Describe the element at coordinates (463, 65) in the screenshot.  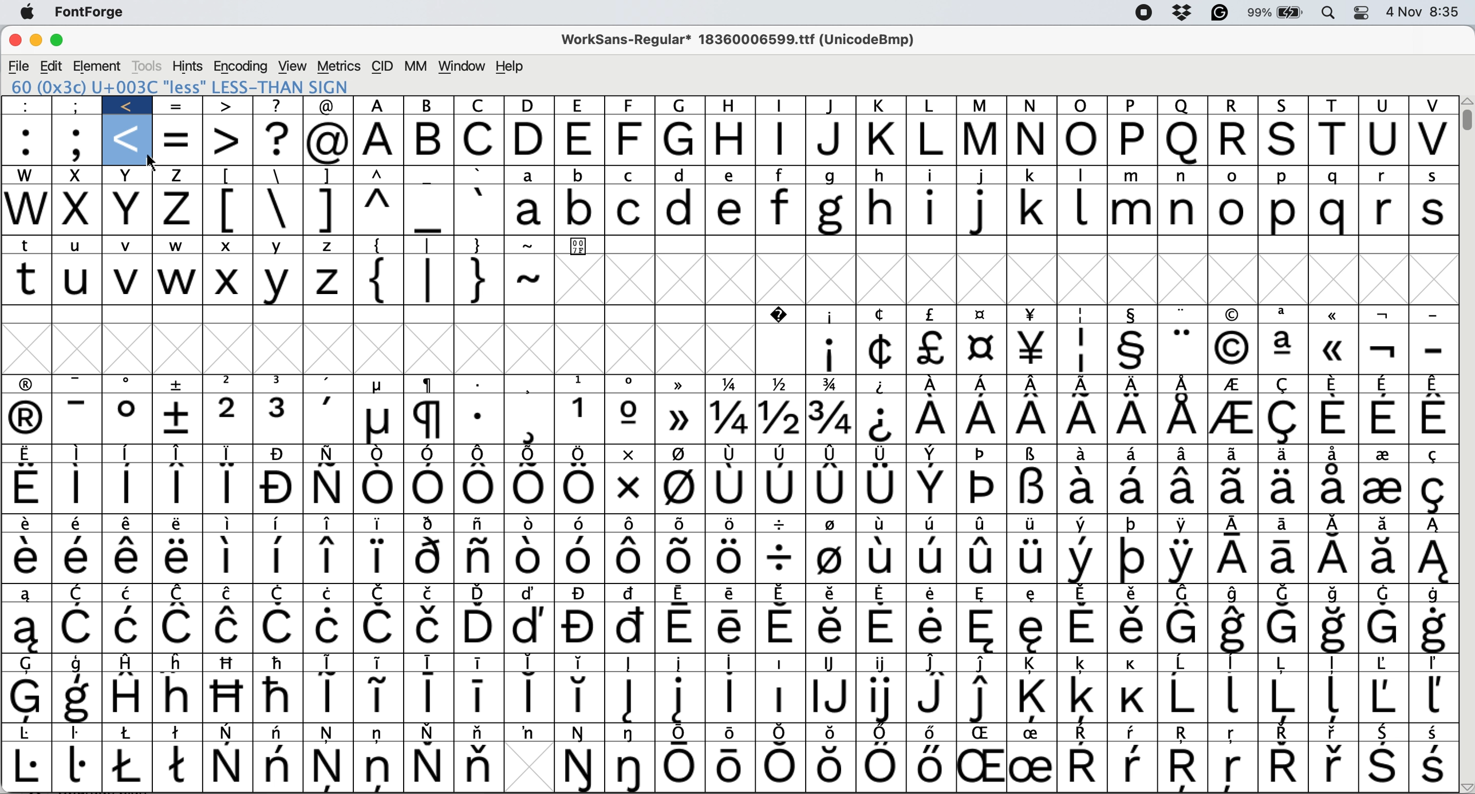
I see `window` at that location.